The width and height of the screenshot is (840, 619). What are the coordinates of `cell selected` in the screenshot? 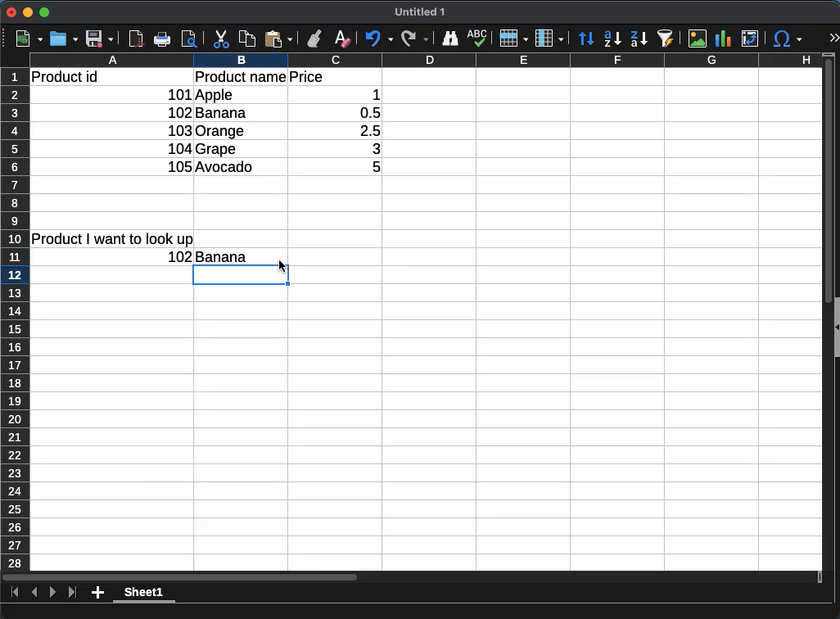 It's located at (241, 275).